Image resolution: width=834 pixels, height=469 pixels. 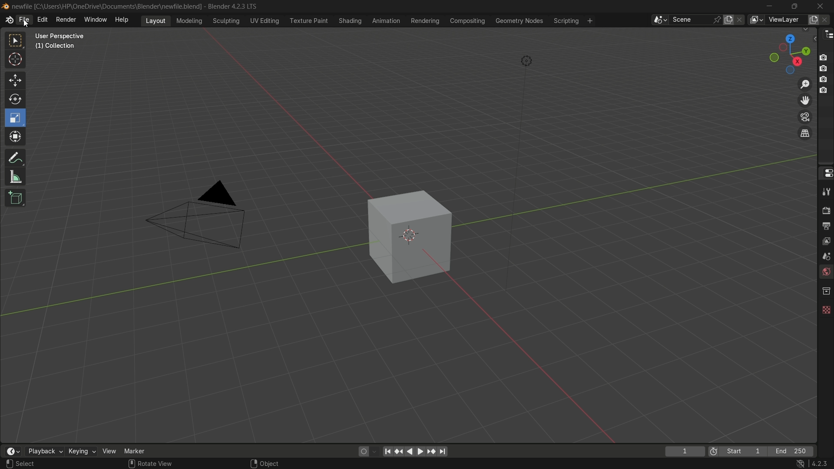 I want to click on annotate, so click(x=15, y=157).